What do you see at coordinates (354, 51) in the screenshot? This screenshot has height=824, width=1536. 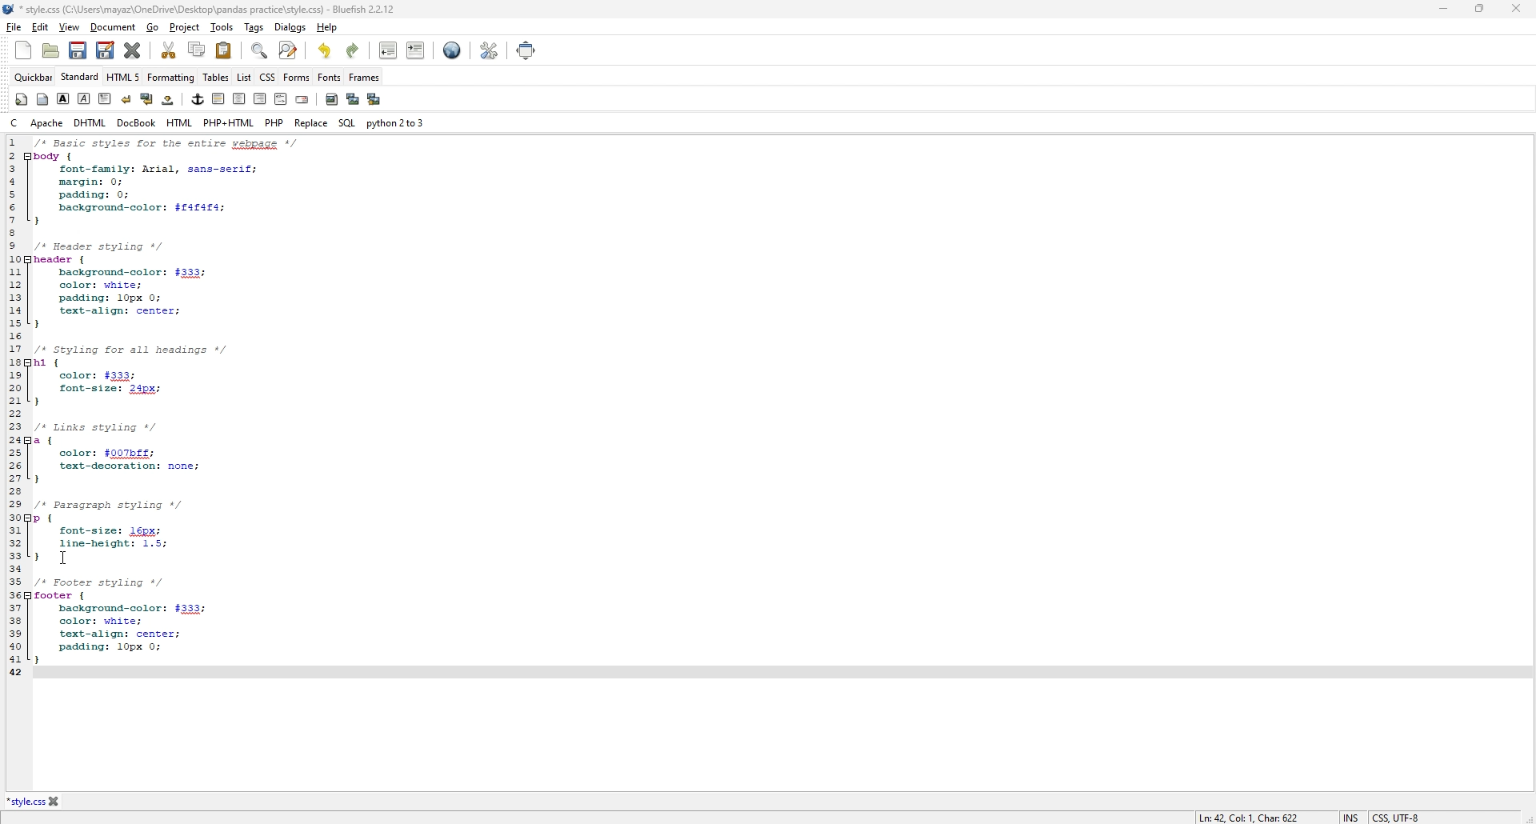 I see `redo` at bounding box center [354, 51].